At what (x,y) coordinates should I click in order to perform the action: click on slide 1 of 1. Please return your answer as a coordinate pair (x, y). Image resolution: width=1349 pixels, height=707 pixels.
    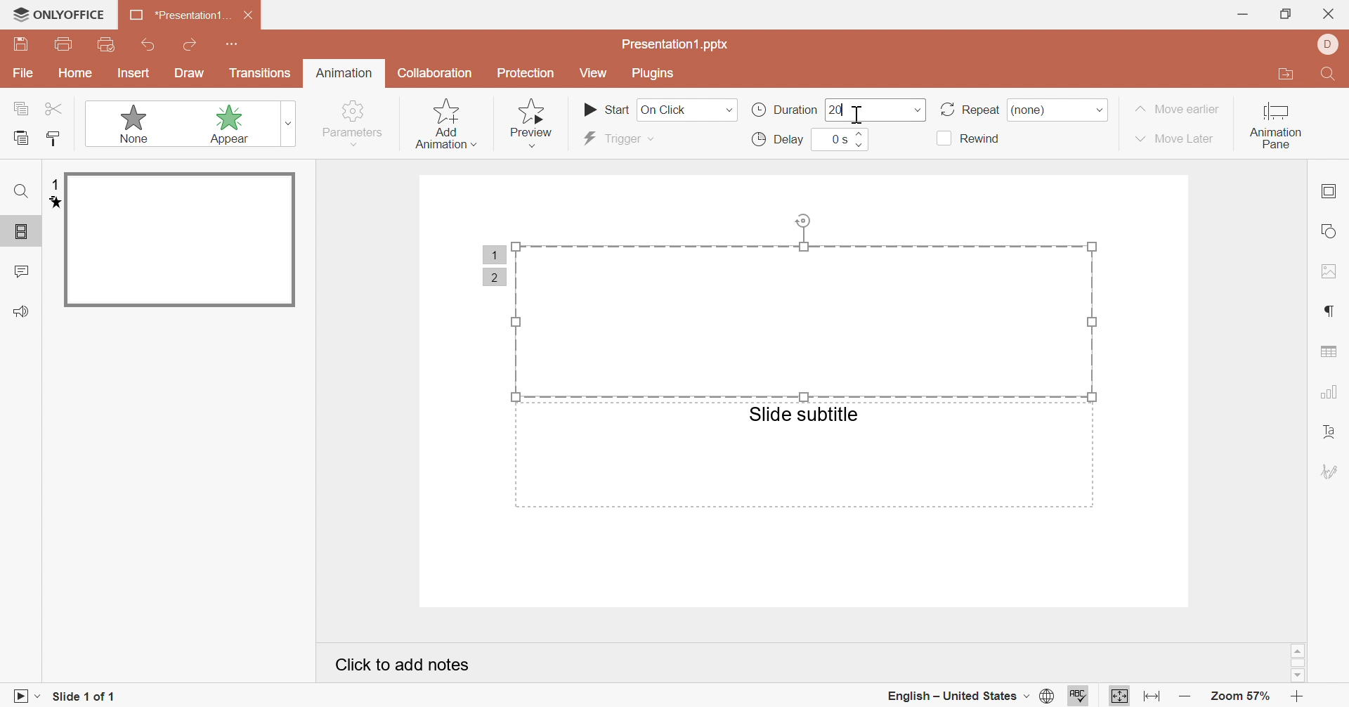
    Looking at the image, I should click on (85, 697).